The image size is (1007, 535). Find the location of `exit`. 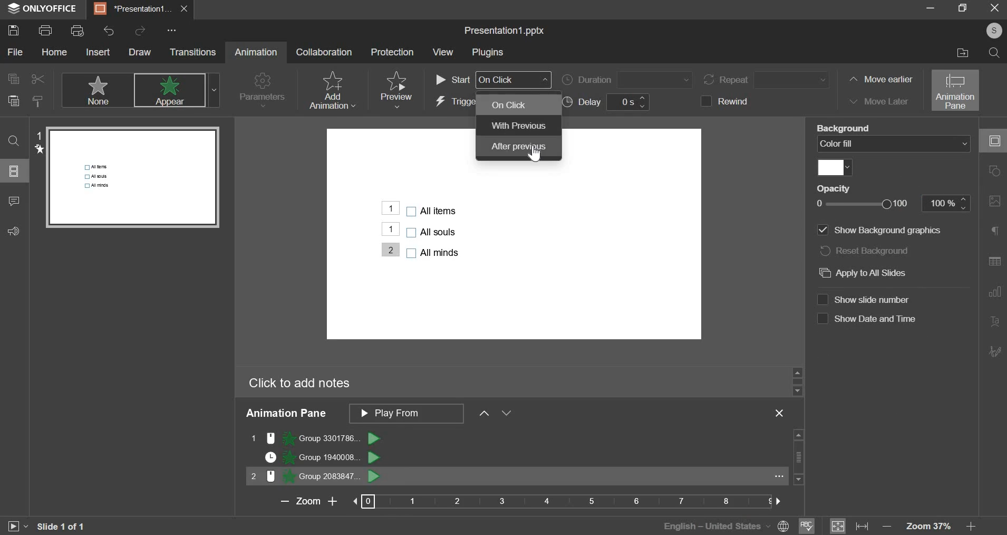

exit is located at coordinates (990, 10).